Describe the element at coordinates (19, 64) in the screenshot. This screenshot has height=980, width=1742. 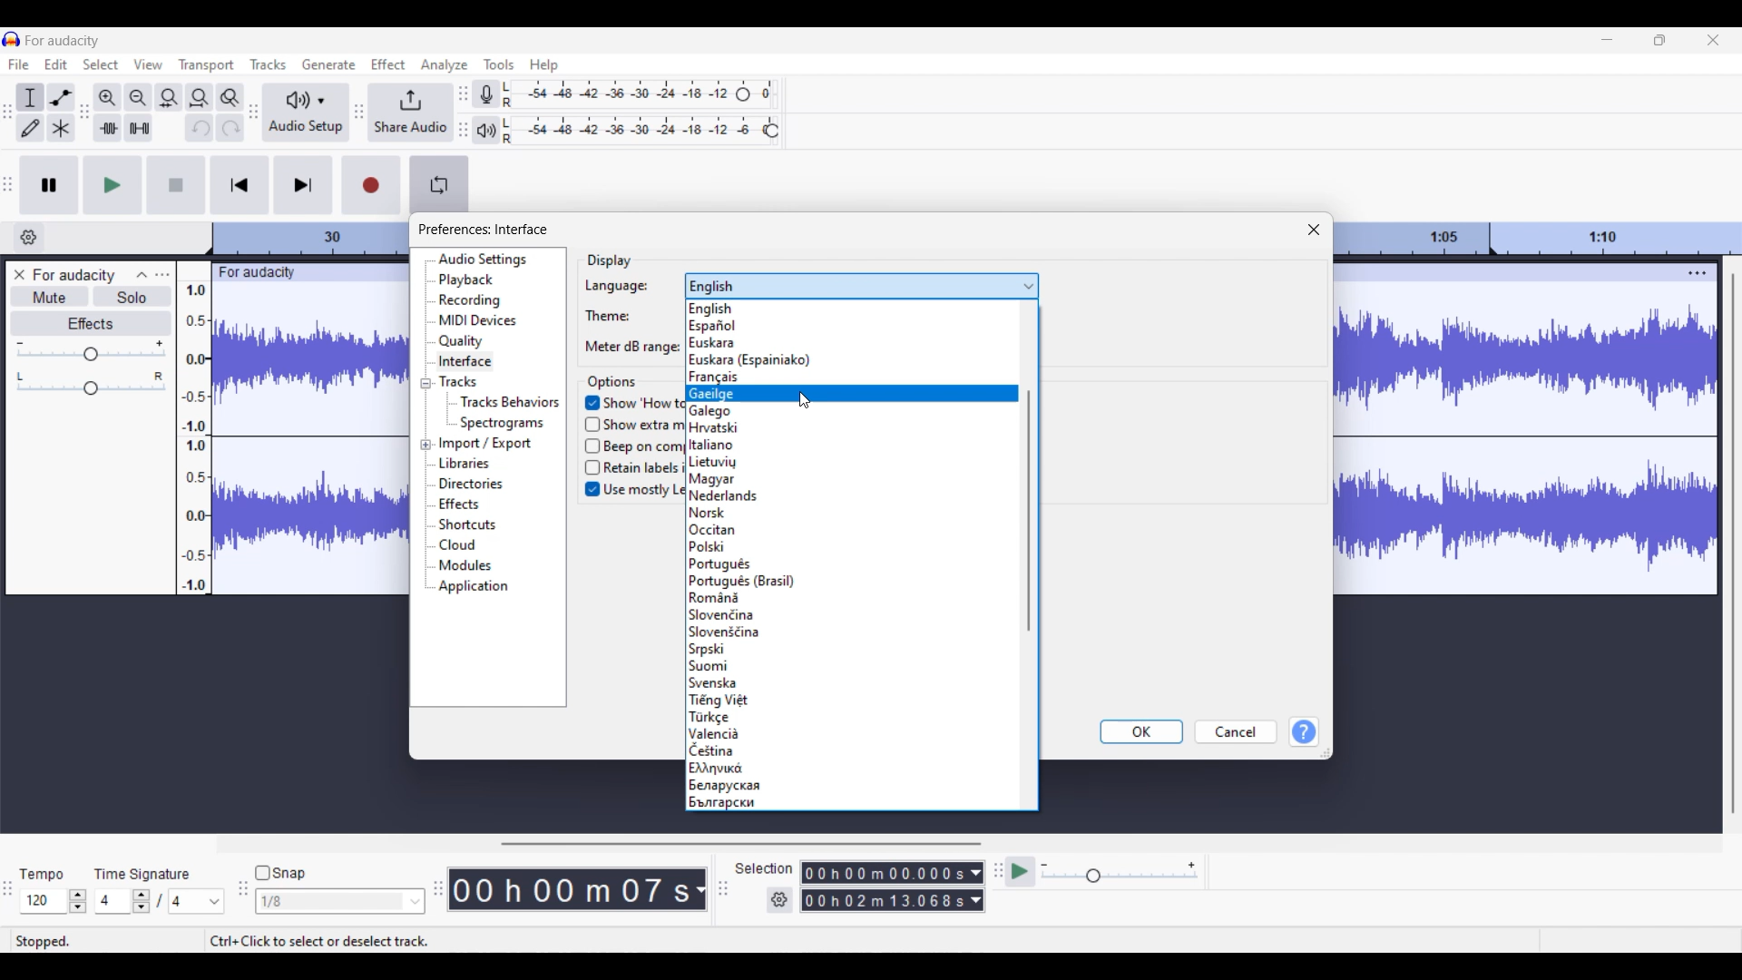
I see `File menu` at that location.